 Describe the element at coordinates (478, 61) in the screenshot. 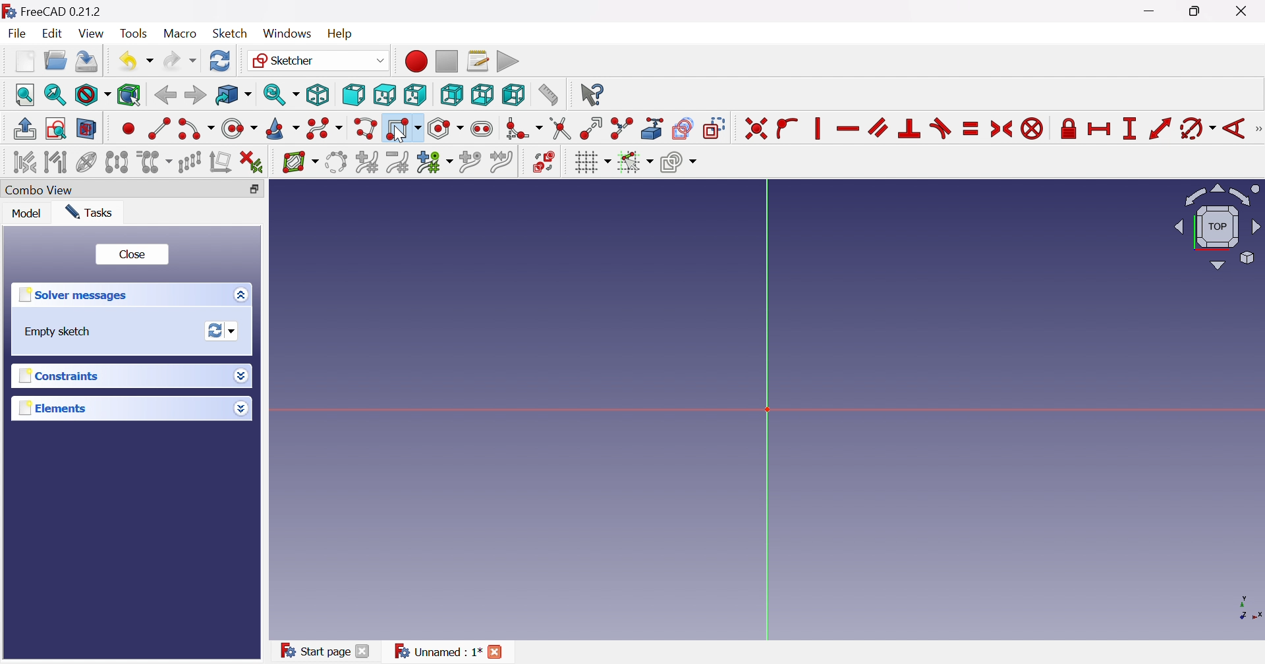

I see `Macros` at that location.